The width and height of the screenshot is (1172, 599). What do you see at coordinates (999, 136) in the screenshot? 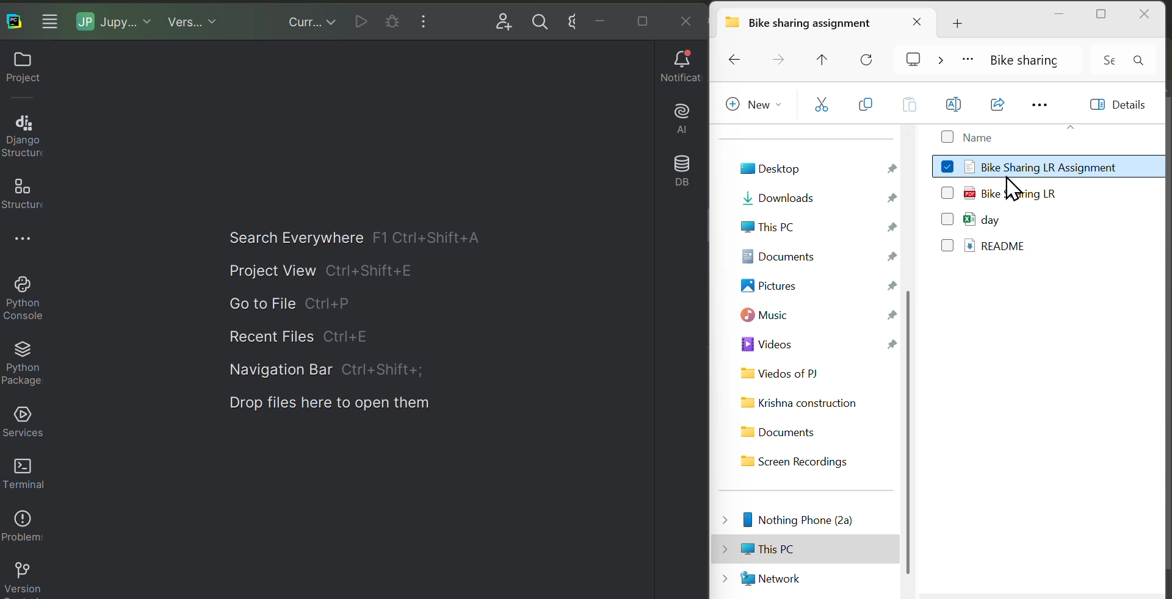
I see `Name` at bounding box center [999, 136].